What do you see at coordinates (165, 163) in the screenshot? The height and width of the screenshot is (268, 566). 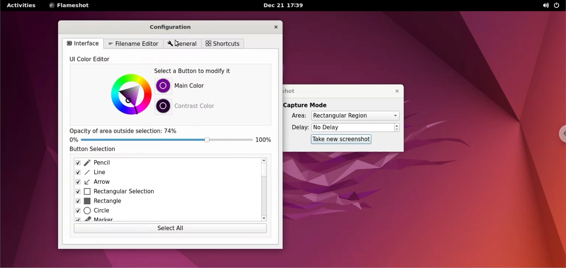 I see `pencil checkbox` at bounding box center [165, 163].